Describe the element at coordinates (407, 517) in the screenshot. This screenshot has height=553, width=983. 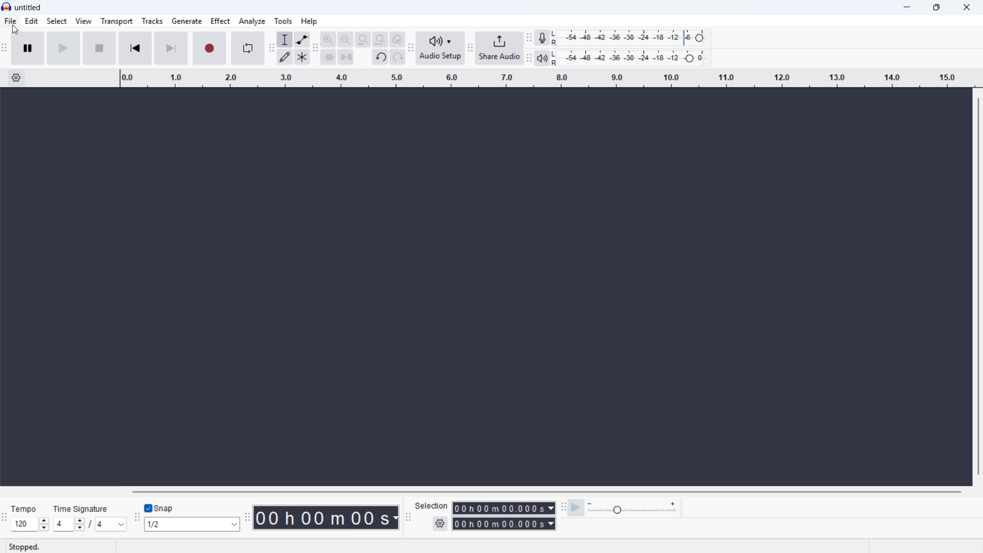
I see `Selection toolbar ` at that location.